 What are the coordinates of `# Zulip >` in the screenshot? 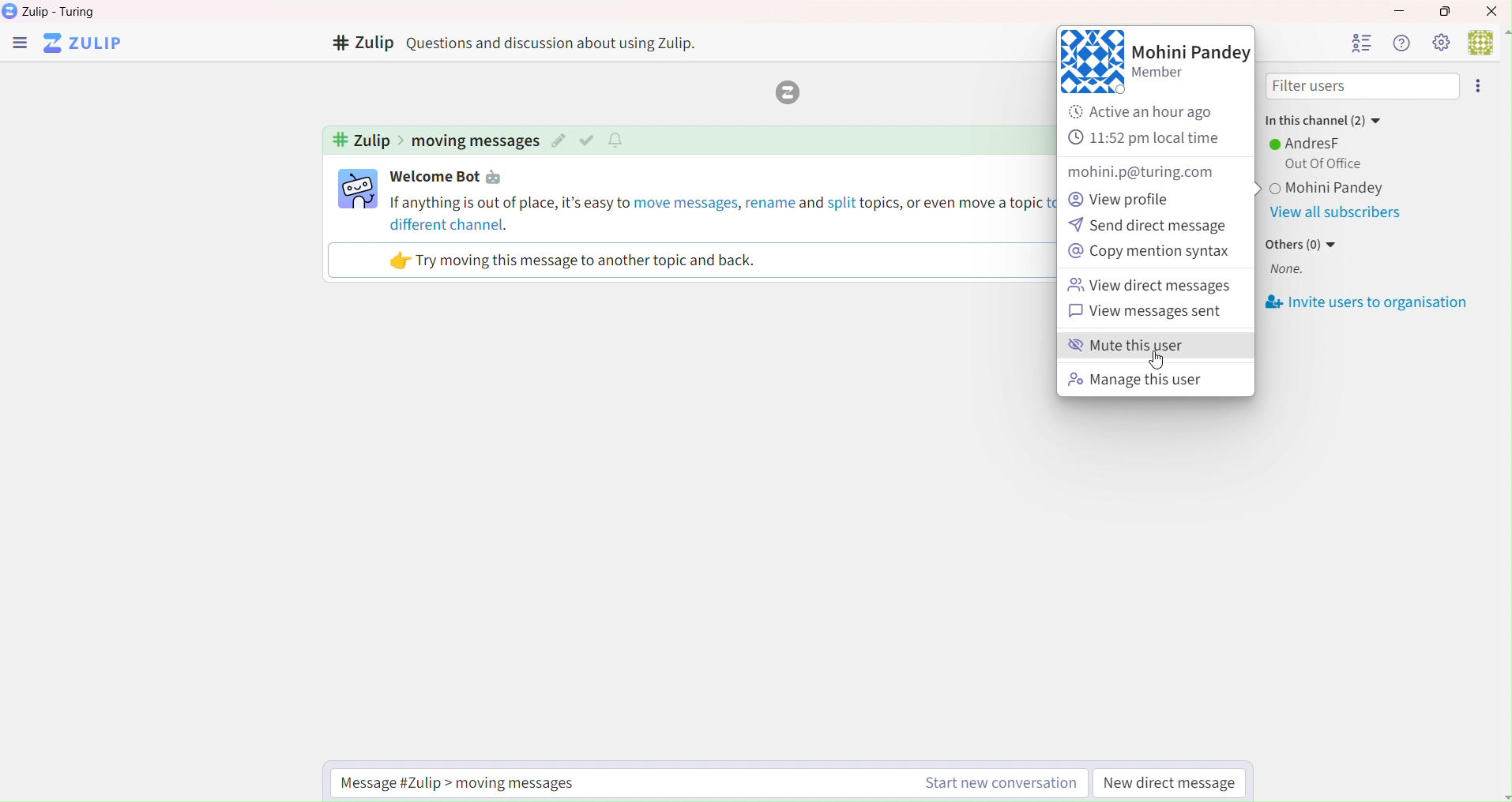 It's located at (366, 141).